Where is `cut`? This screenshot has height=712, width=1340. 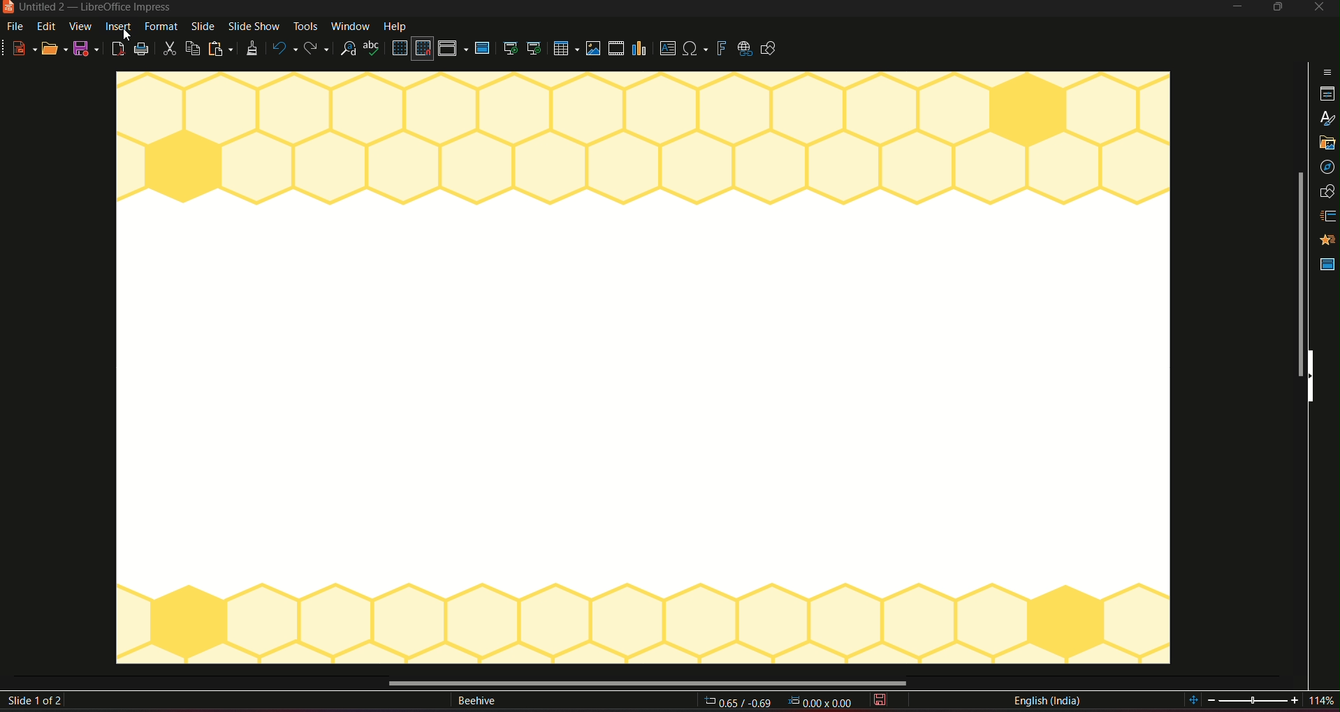
cut is located at coordinates (170, 50).